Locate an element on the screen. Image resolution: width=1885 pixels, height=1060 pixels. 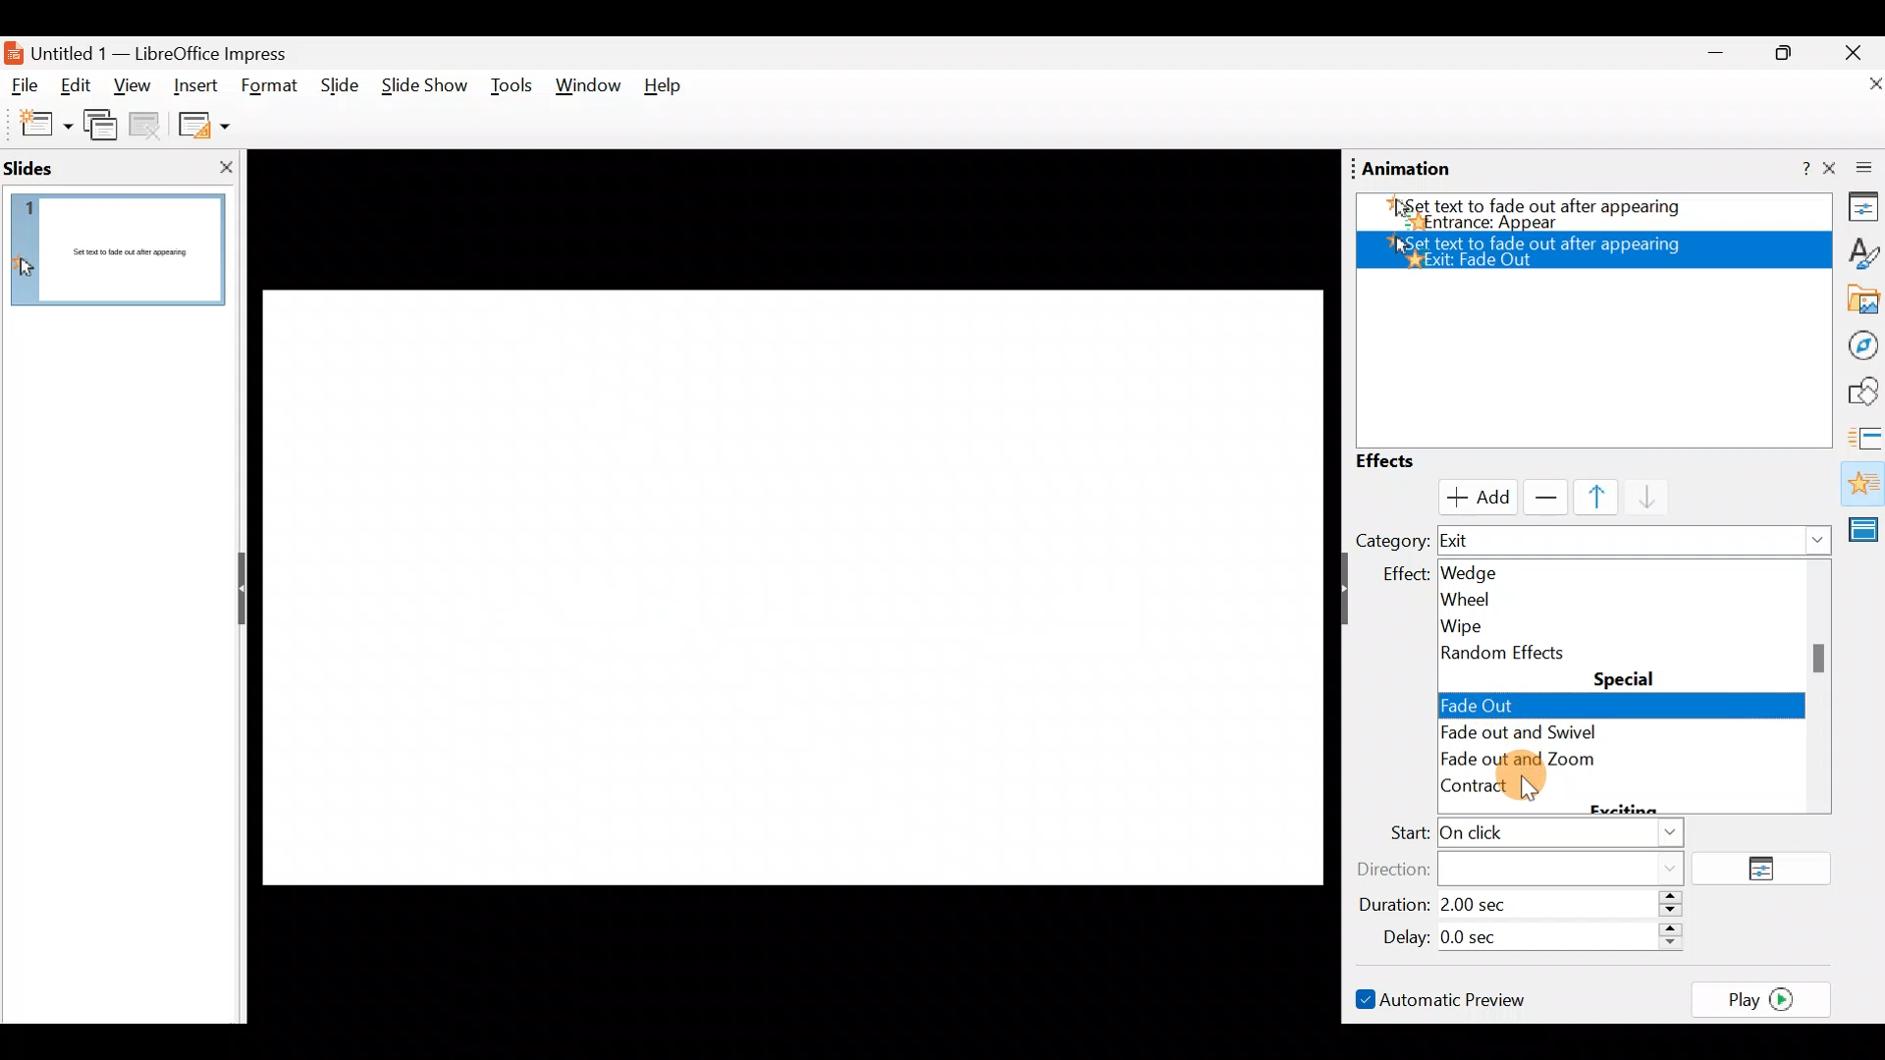
Automatic preview is located at coordinates (1444, 998).